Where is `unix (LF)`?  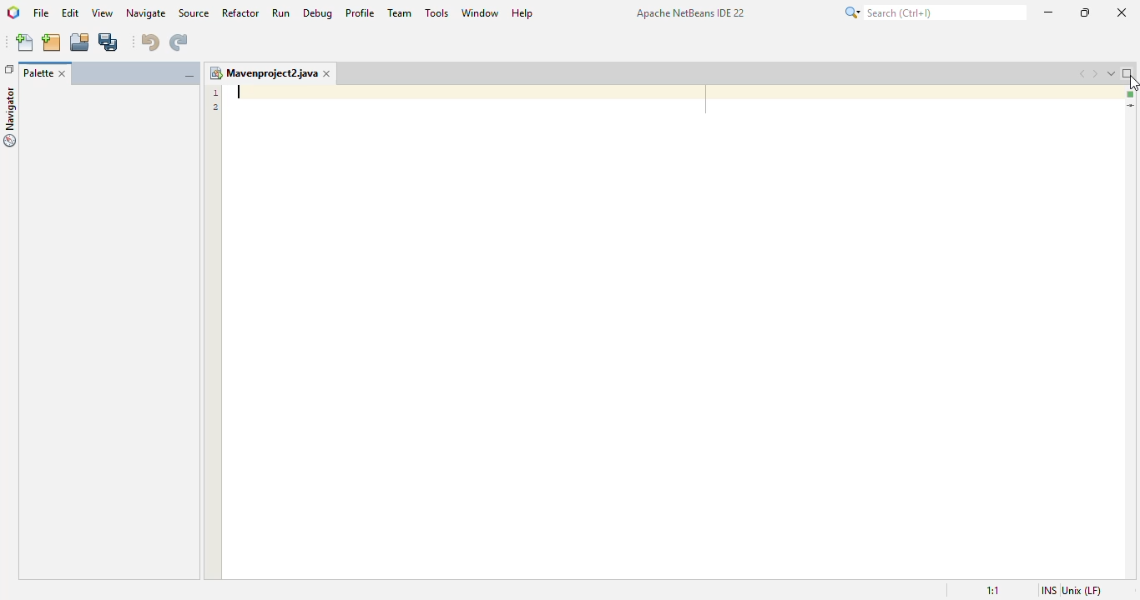 unix (LF) is located at coordinates (1082, 590).